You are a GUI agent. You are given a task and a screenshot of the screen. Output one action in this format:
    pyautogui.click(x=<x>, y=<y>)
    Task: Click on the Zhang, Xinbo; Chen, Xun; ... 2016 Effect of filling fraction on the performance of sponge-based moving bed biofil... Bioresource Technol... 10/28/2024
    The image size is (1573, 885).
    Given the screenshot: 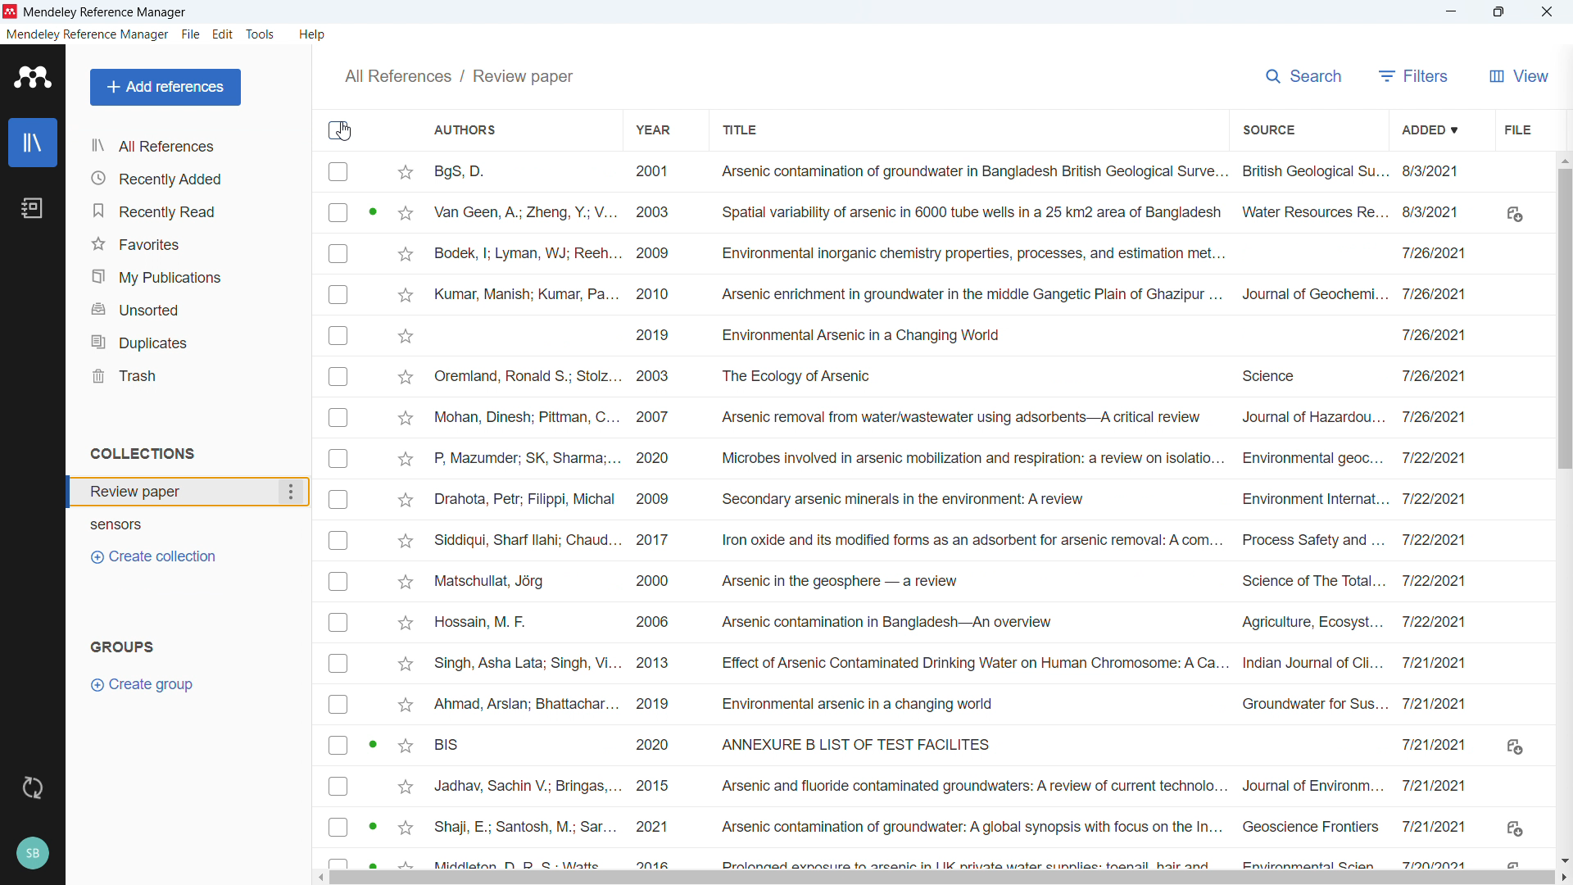 What is the action you would take?
    pyautogui.click(x=954, y=498)
    